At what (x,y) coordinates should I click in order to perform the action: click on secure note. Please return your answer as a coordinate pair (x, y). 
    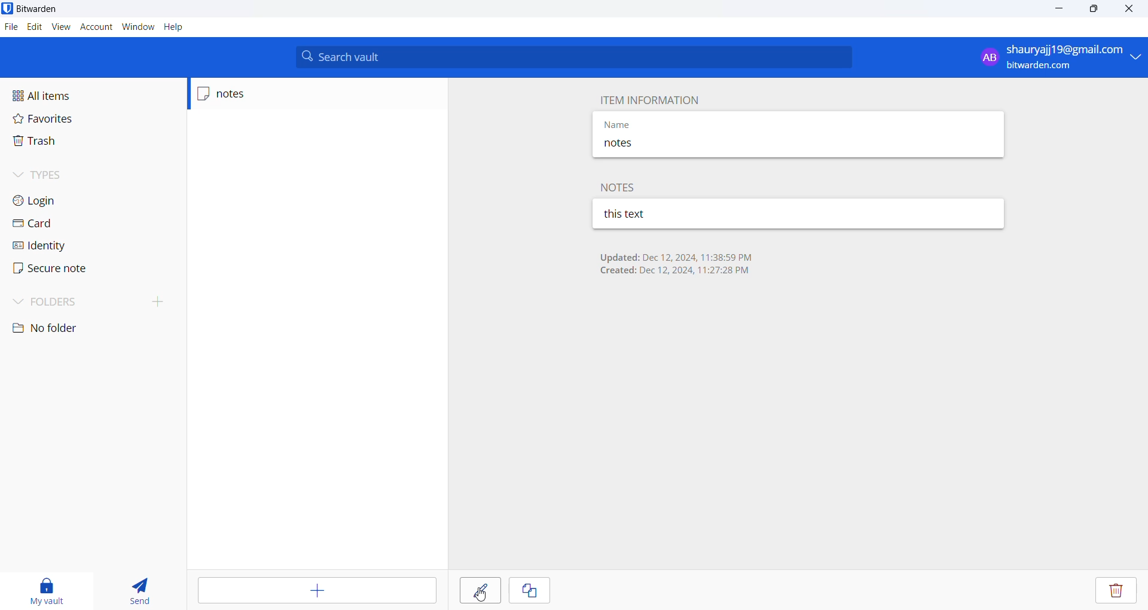
    Looking at the image, I should click on (58, 269).